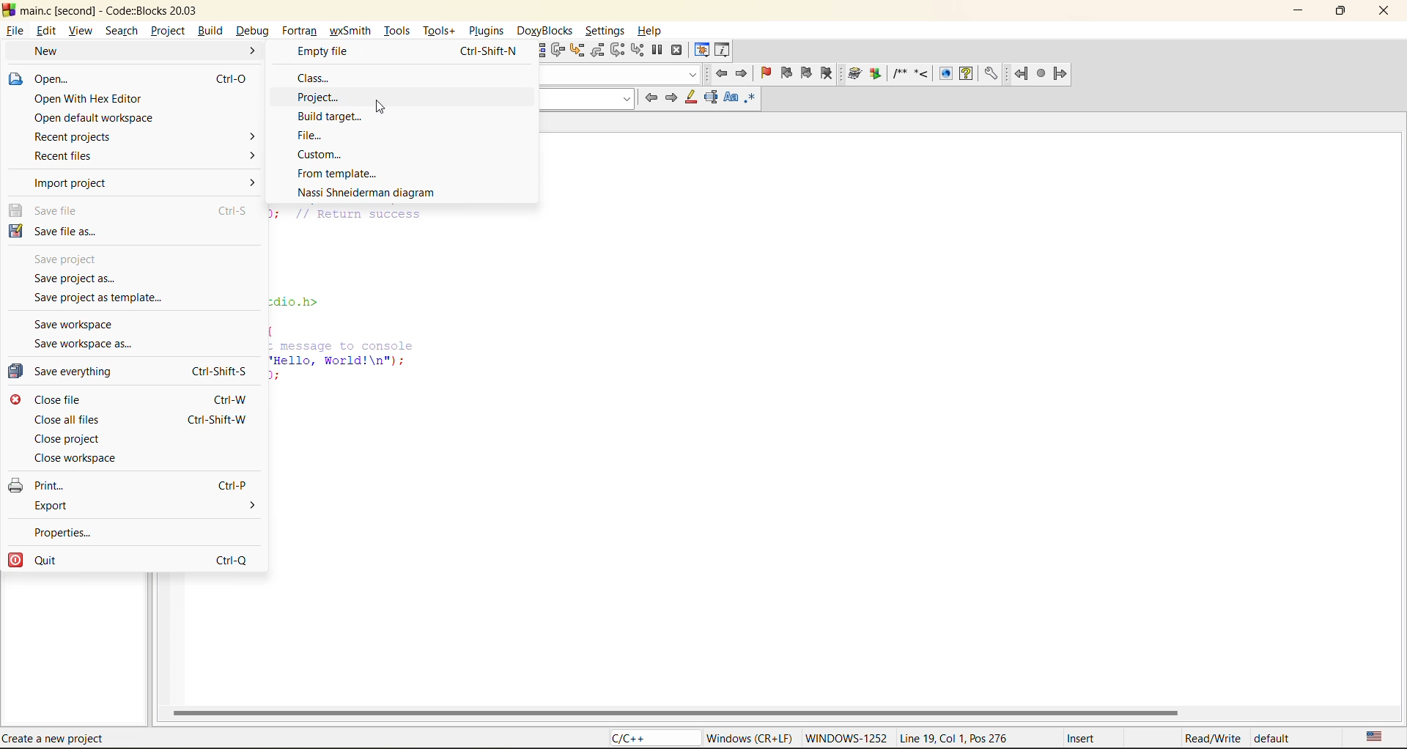  Describe the element at coordinates (1344, 13) in the screenshot. I see `maximize` at that location.